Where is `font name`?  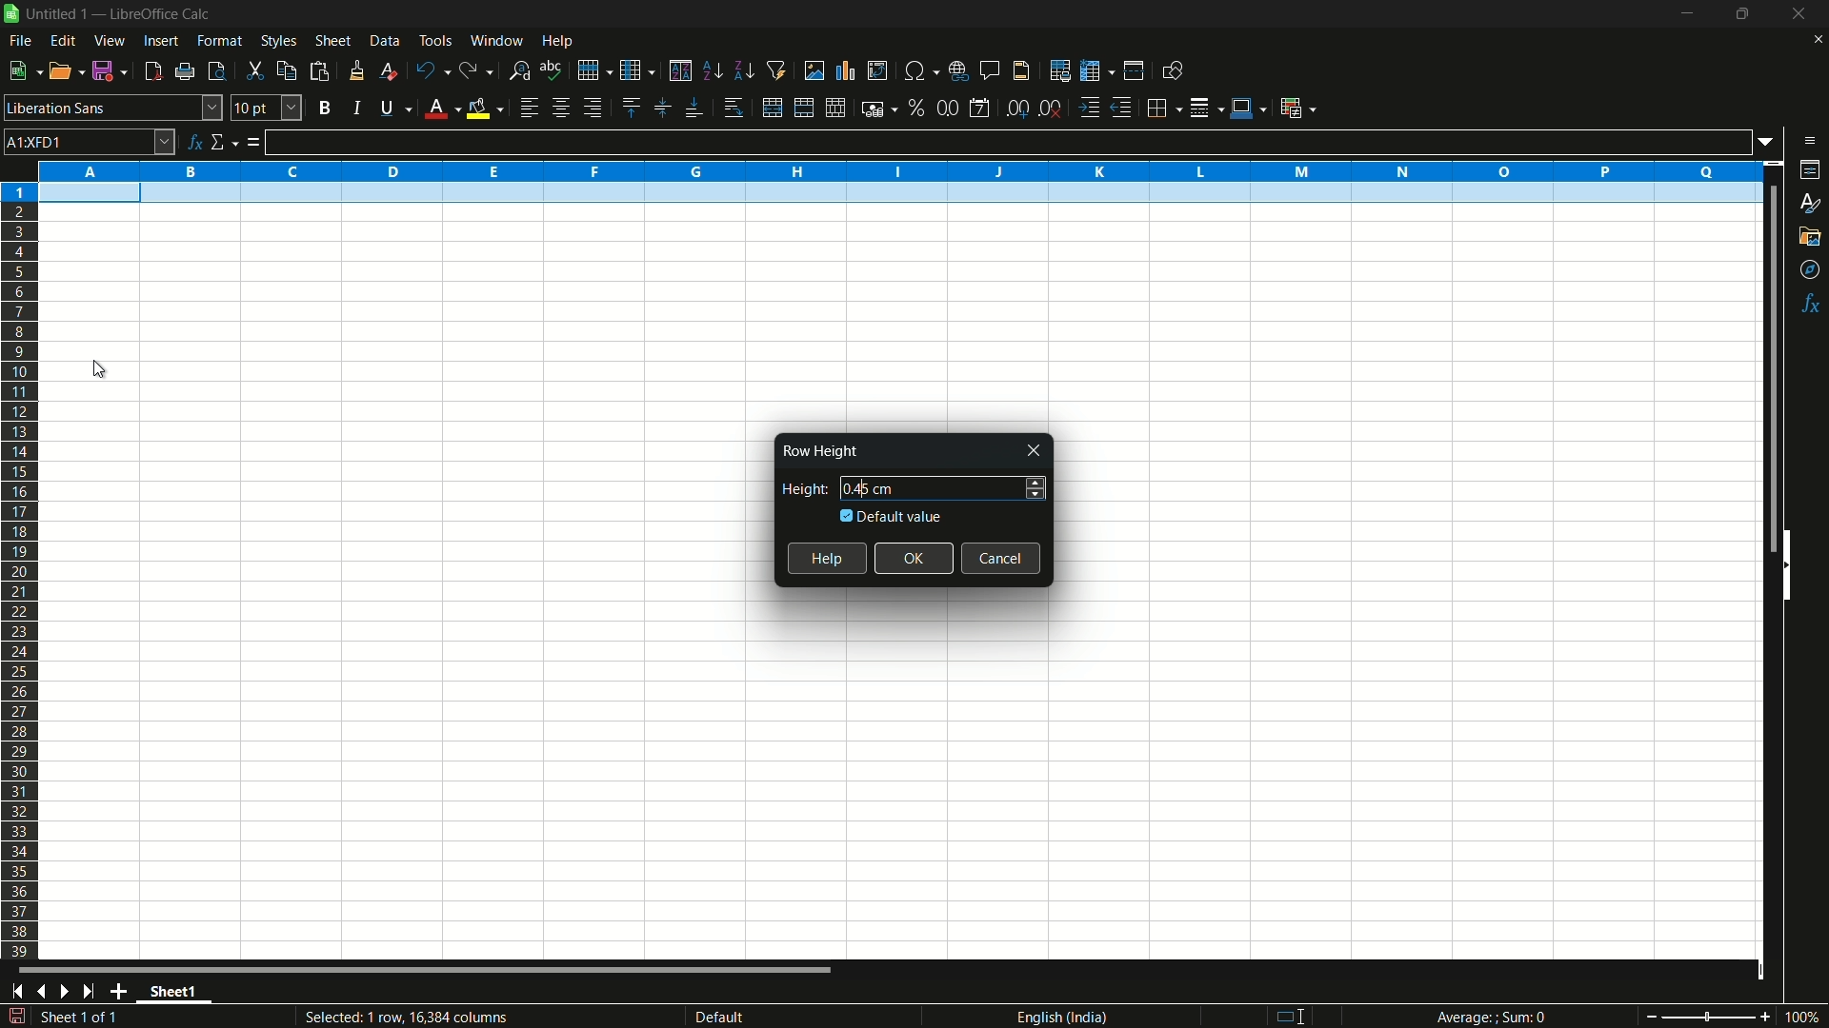 font name is located at coordinates (113, 108).